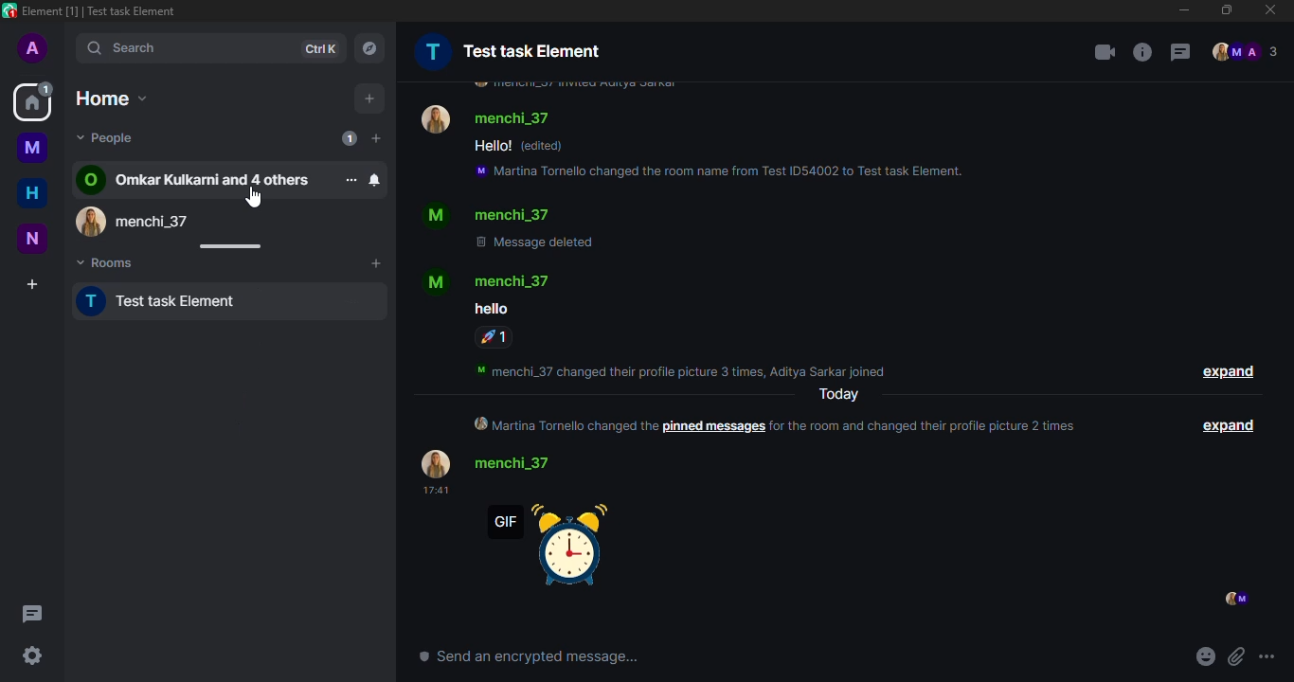  Describe the element at coordinates (138, 48) in the screenshot. I see `search` at that location.